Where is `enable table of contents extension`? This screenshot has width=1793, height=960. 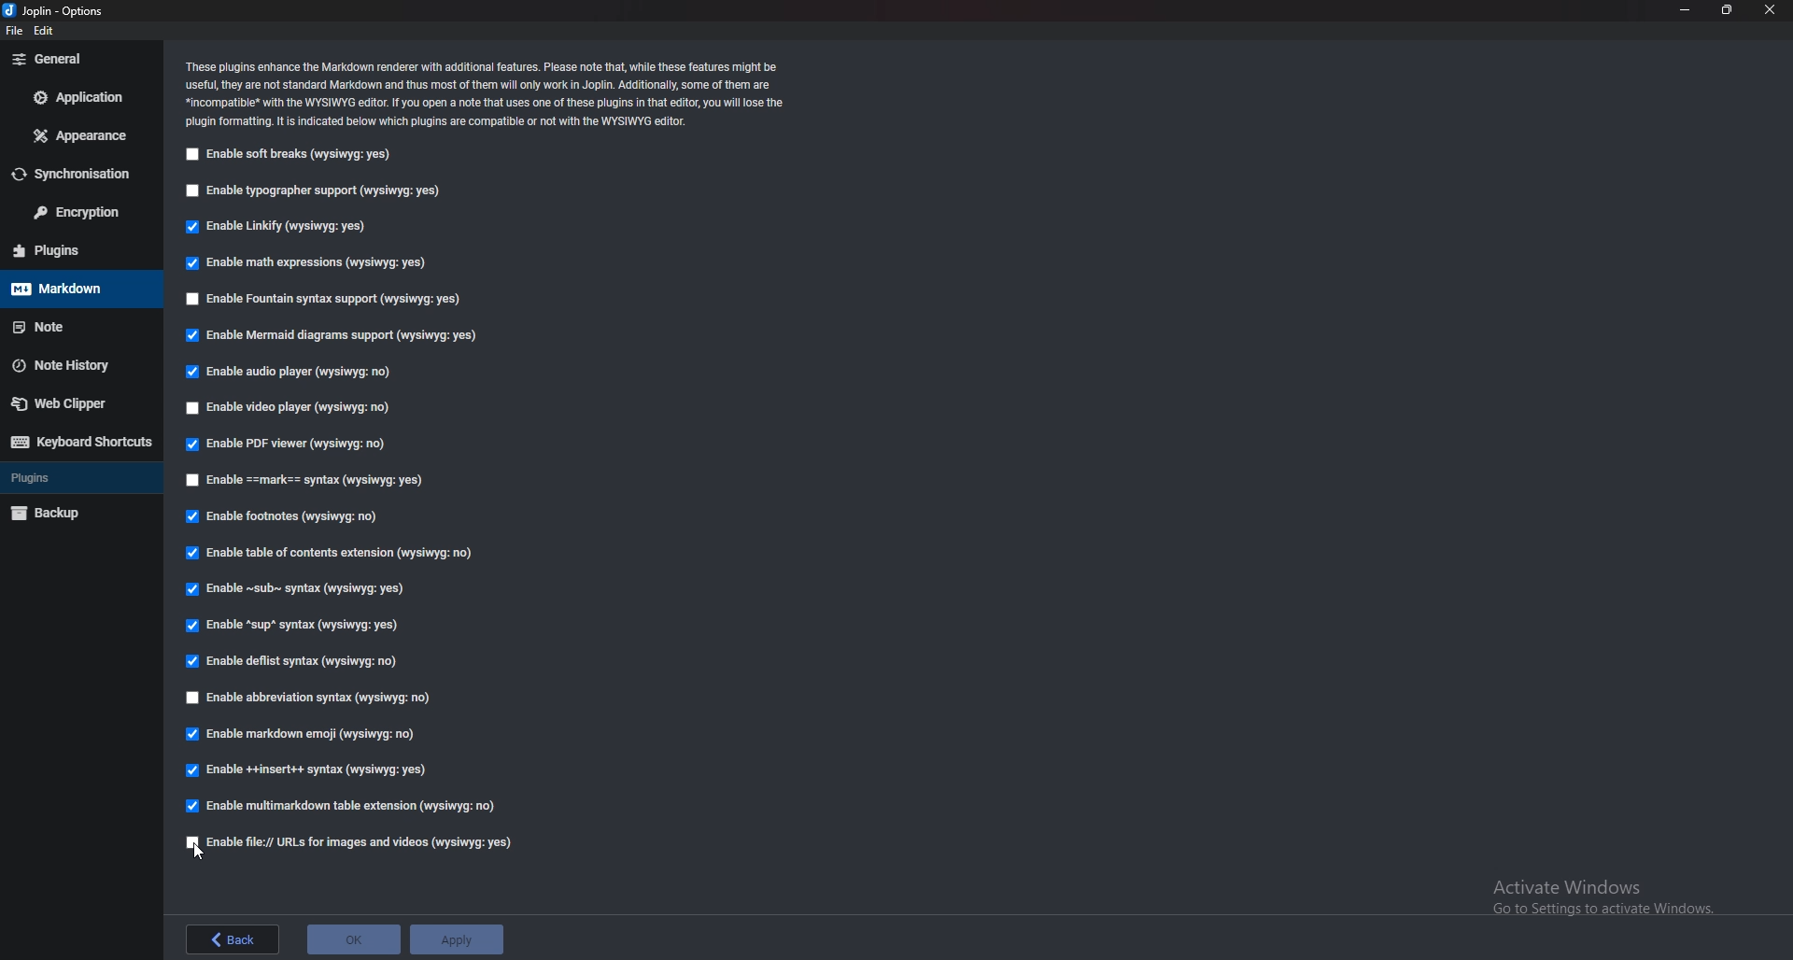
enable table of contents extension is located at coordinates (340, 555).